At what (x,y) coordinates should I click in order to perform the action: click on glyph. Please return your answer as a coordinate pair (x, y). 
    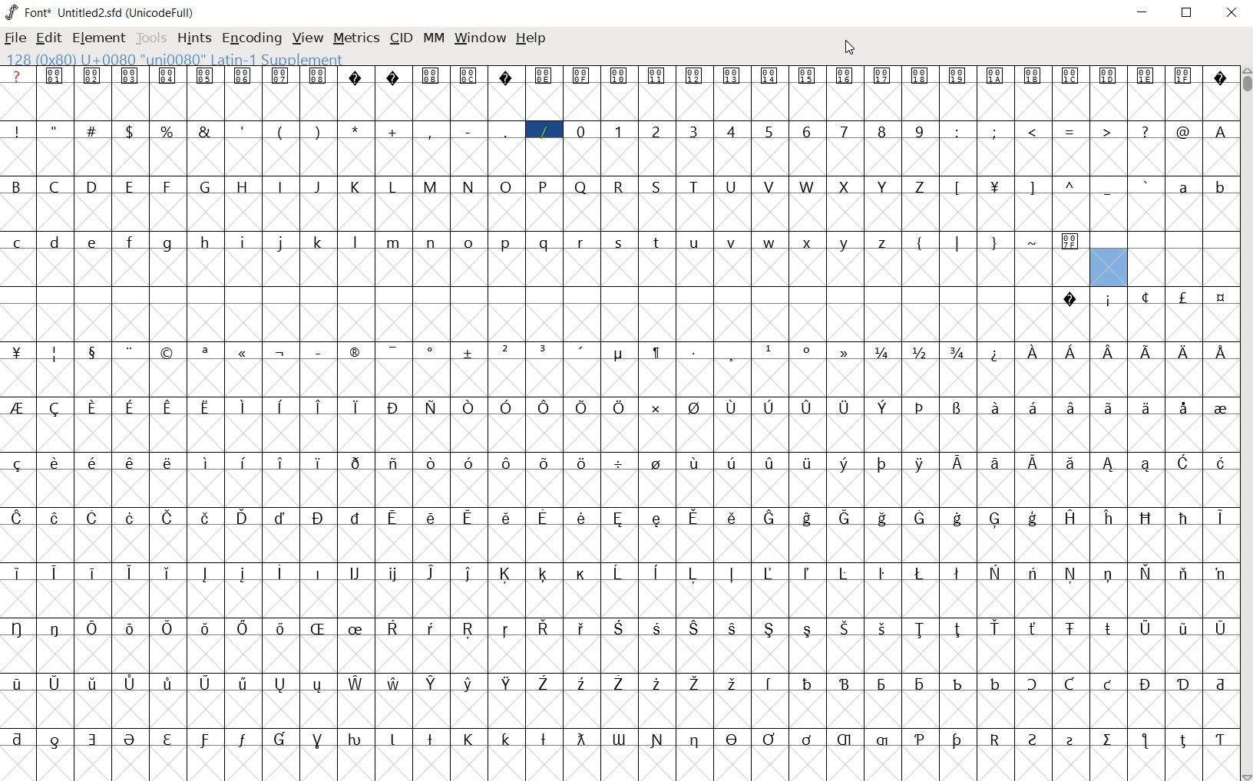
    Looking at the image, I should click on (1106, 130).